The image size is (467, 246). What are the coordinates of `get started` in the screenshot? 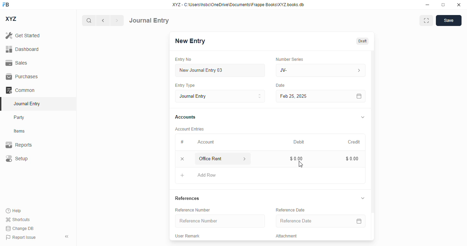 It's located at (23, 35).